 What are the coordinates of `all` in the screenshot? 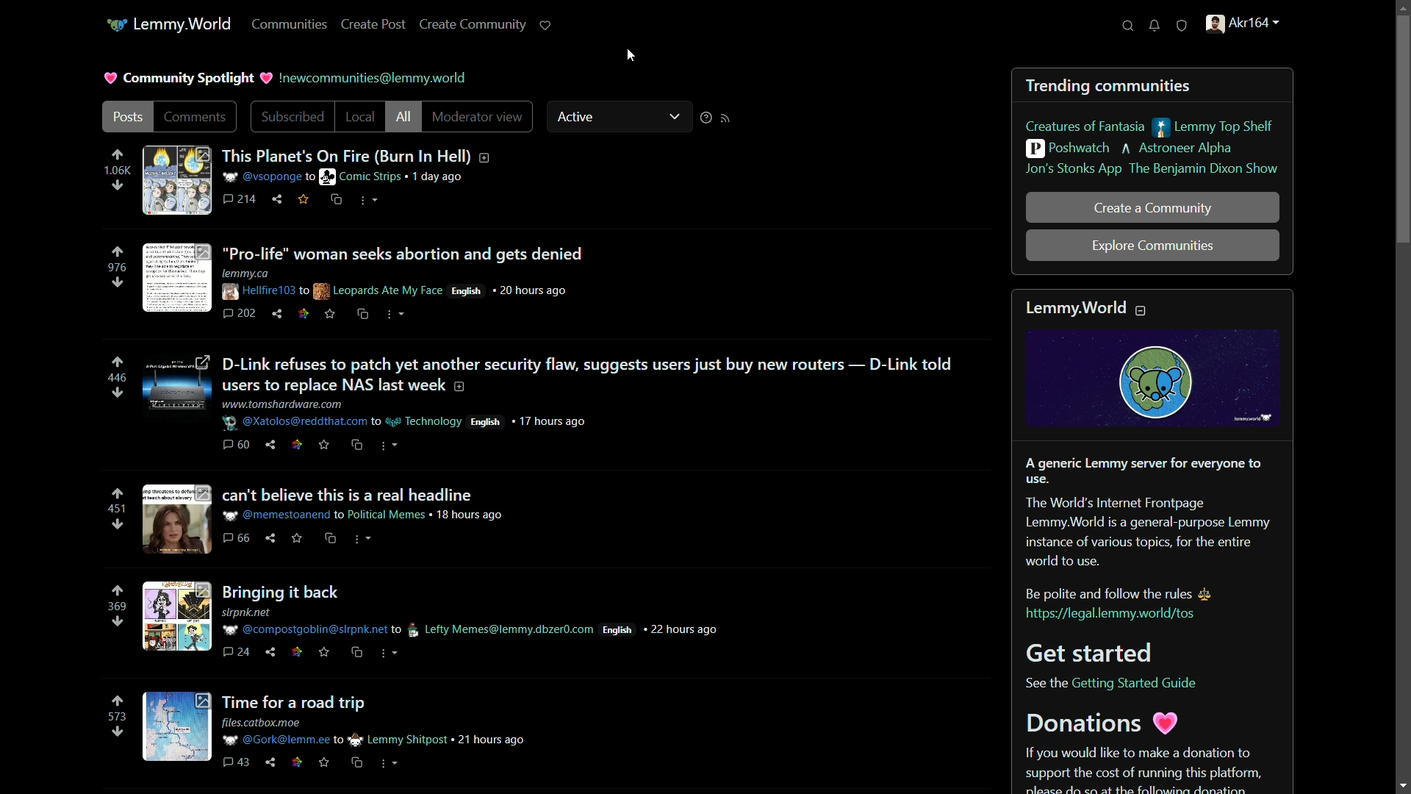 It's located at (404, 118).